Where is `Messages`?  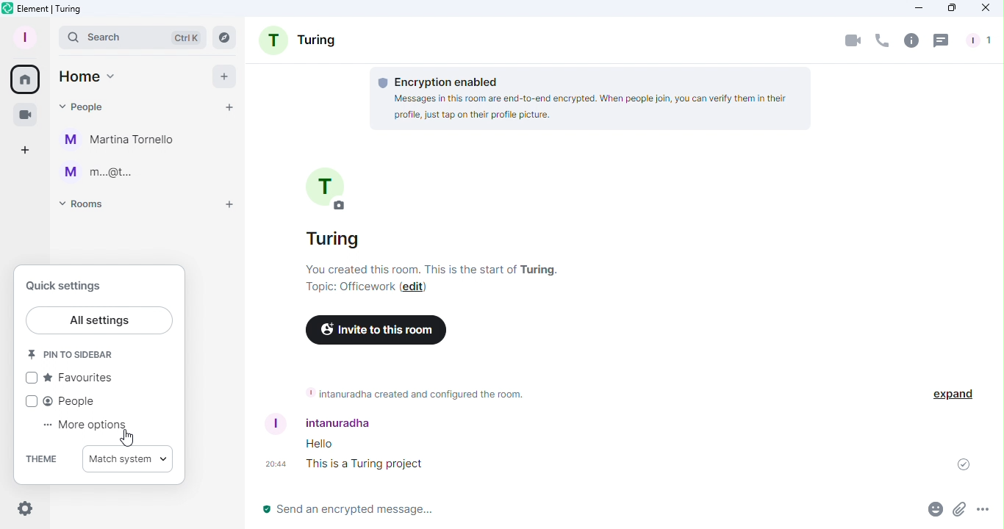
Messages is located at coordinates (363, 455).